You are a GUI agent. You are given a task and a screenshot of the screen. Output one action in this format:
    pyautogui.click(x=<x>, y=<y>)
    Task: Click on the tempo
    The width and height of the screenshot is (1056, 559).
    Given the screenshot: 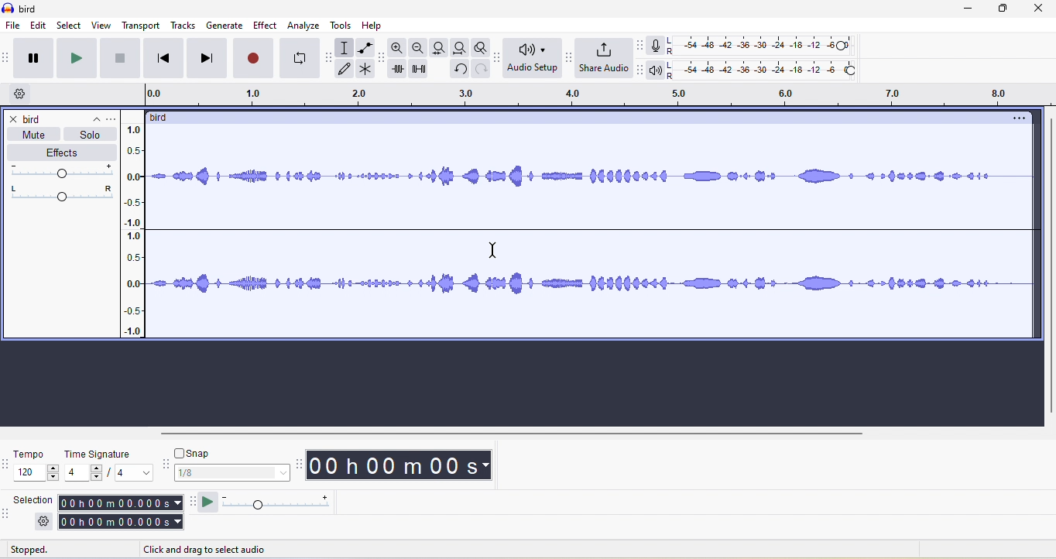 What is the action you would take?
    pyautogui.click(x=36, y=467)
    